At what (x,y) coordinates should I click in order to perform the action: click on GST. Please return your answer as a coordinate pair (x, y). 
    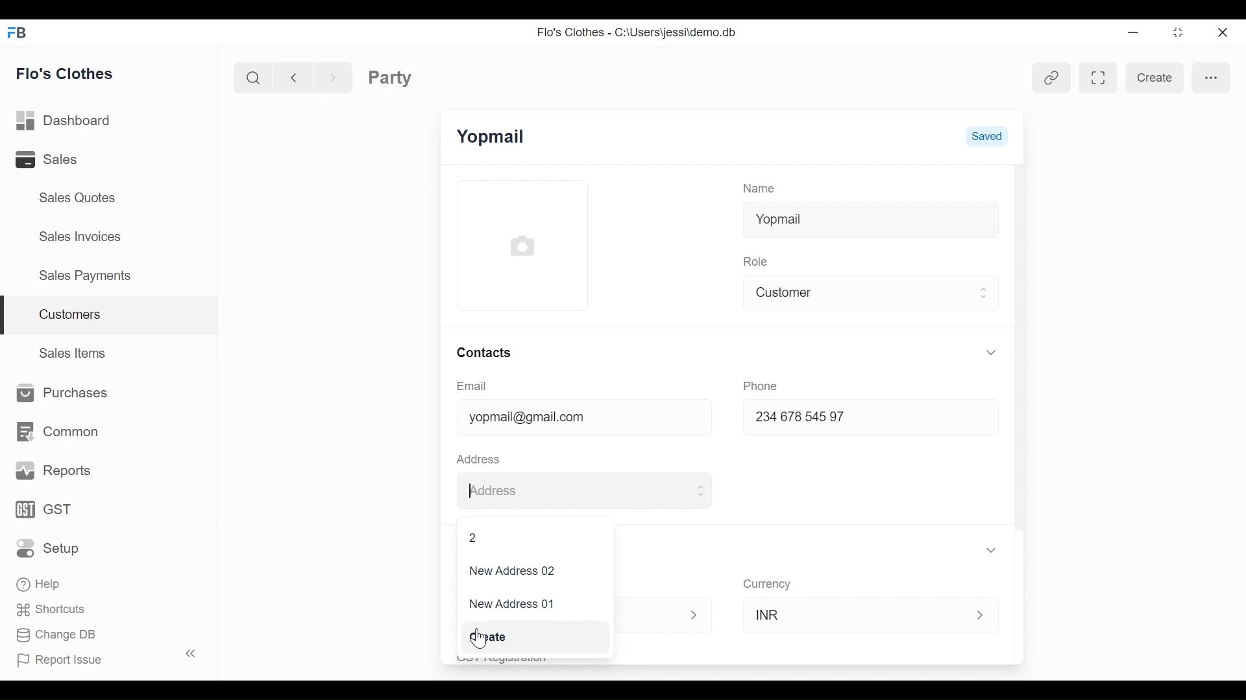
    Looking at the image, I should click on (45, 511).